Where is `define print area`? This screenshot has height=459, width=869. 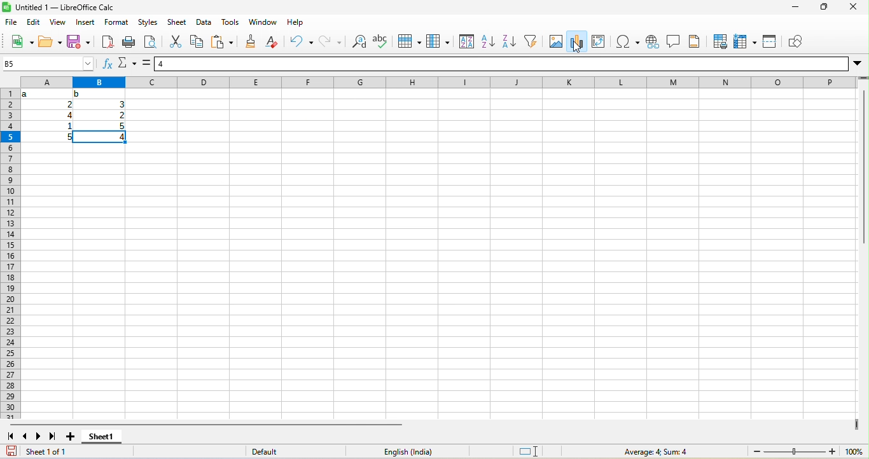
define print area is located at coordinates (720, 42).